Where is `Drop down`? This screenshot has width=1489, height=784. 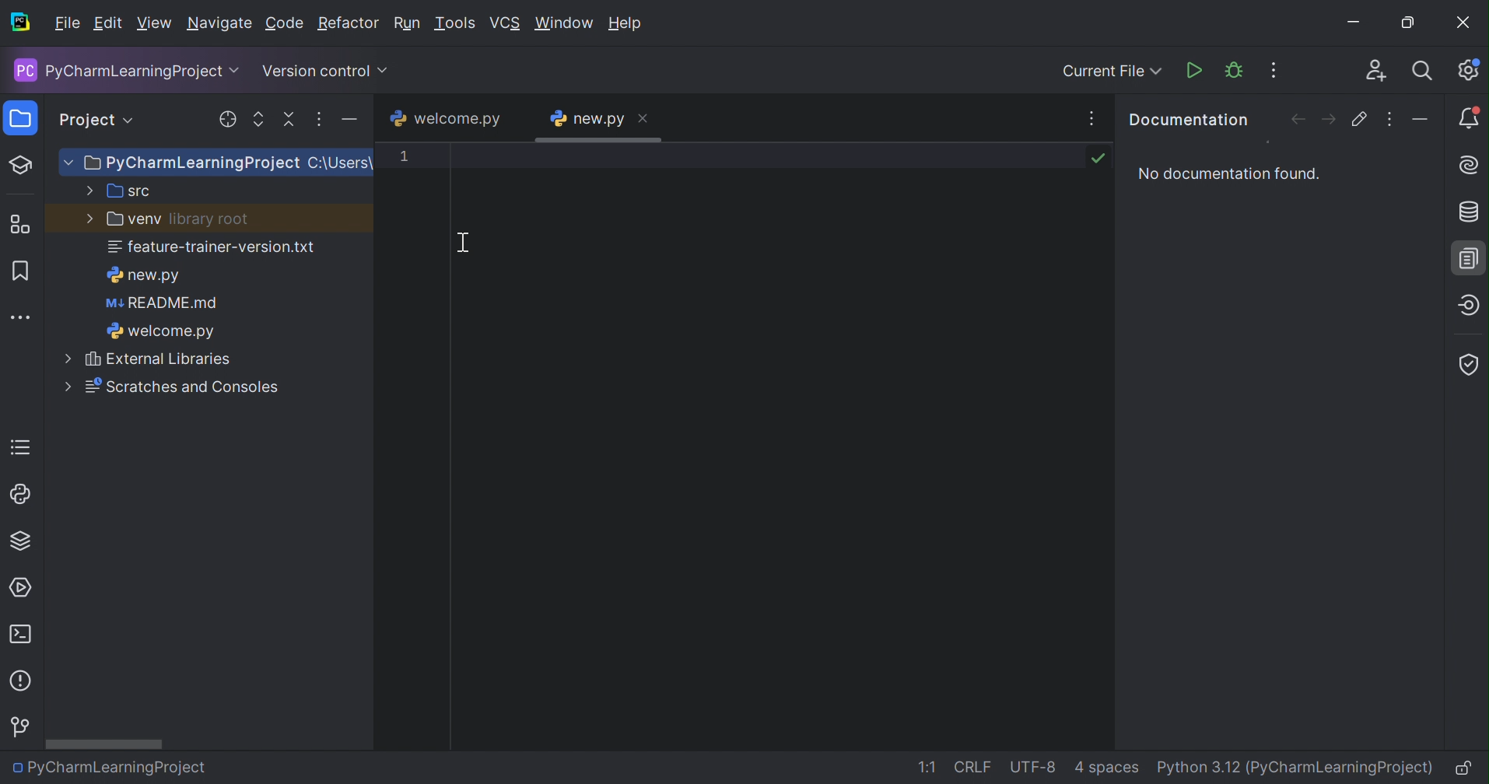 Drop down is located at coordinates (385, 71).